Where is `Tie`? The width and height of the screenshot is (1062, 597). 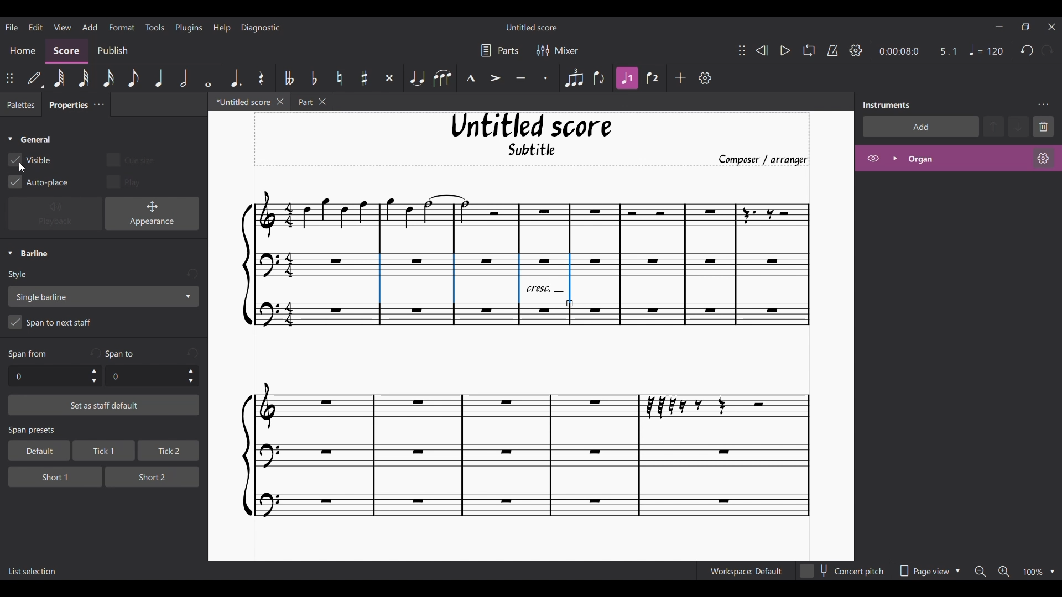 Tie is located at coordinates (417, 78).